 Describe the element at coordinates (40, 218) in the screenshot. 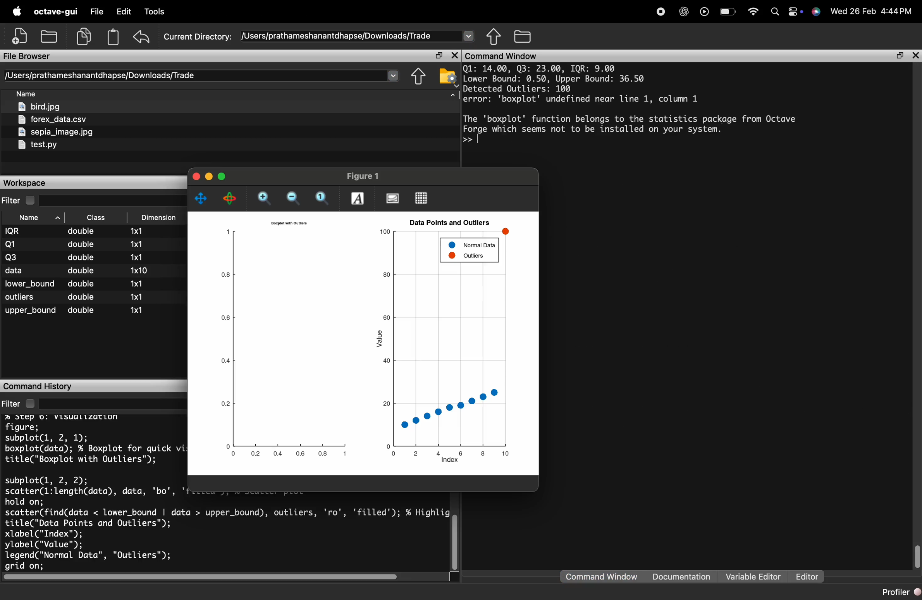

I see `Name ^` at that location.